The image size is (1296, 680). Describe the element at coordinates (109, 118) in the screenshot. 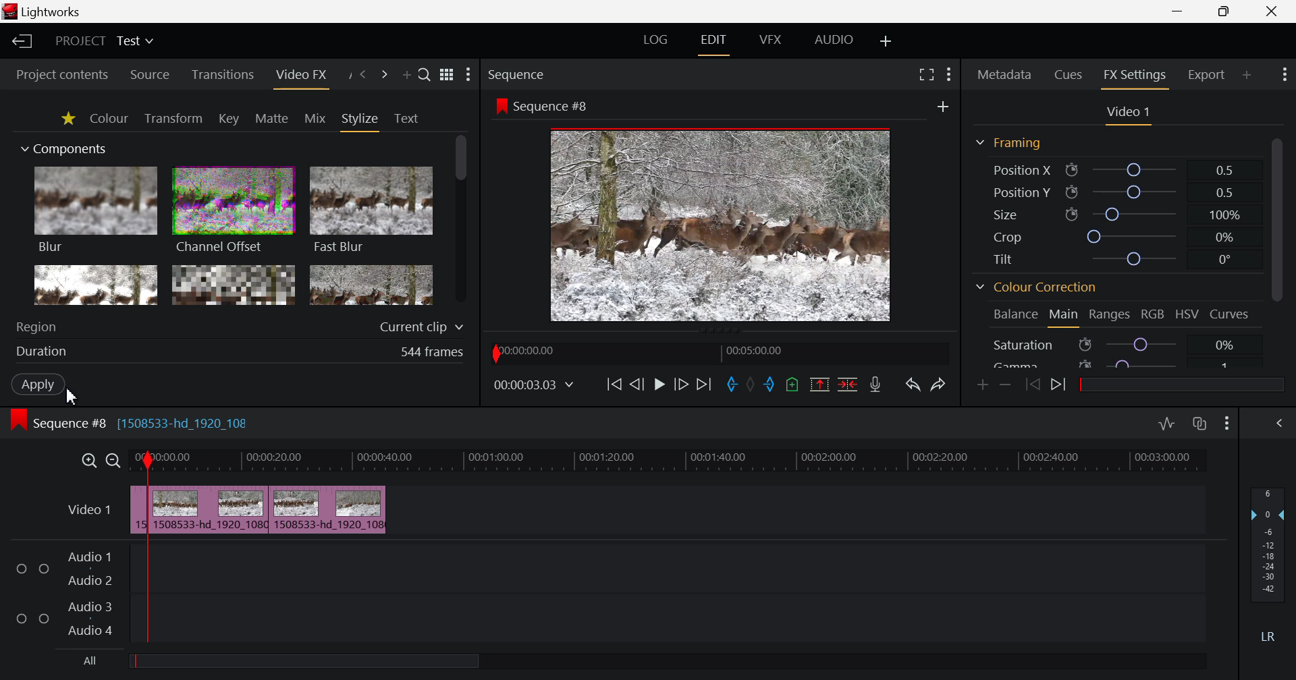

I see `Colour` at that location.